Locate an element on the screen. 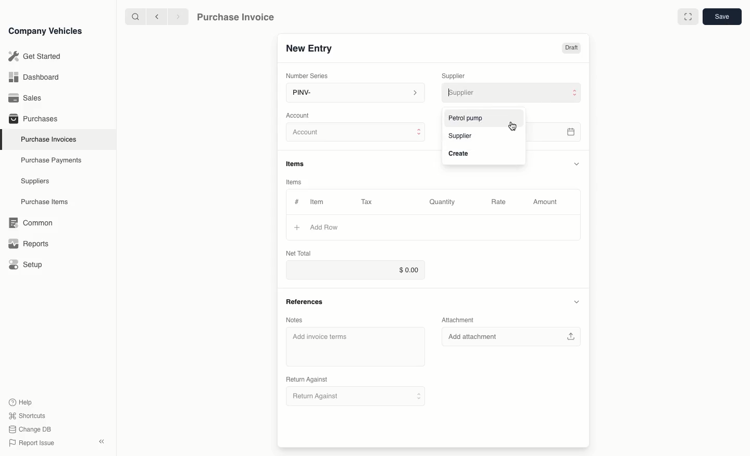  Return Against is located at coordinates (355, 396).